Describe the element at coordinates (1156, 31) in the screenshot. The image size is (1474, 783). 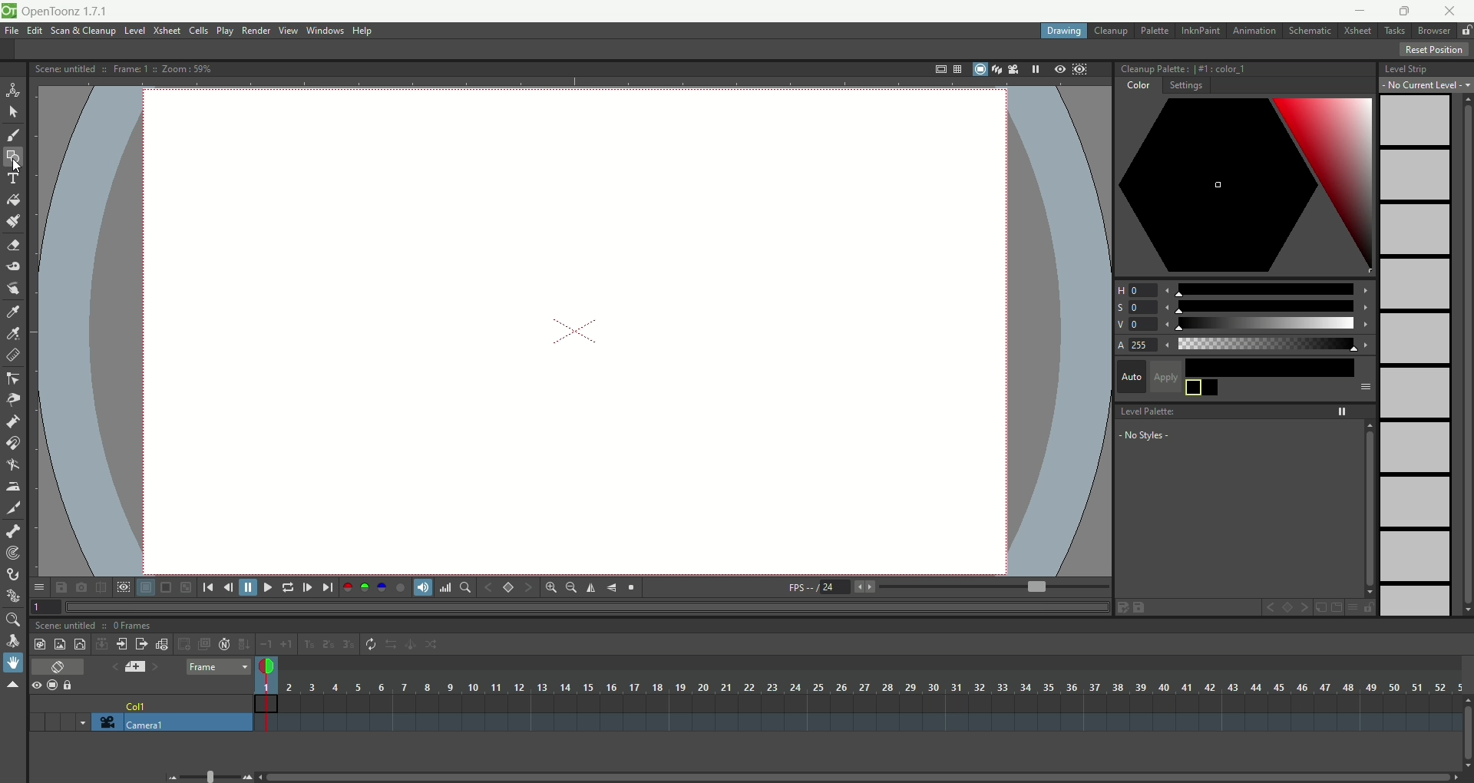
I see `palette` at that location.